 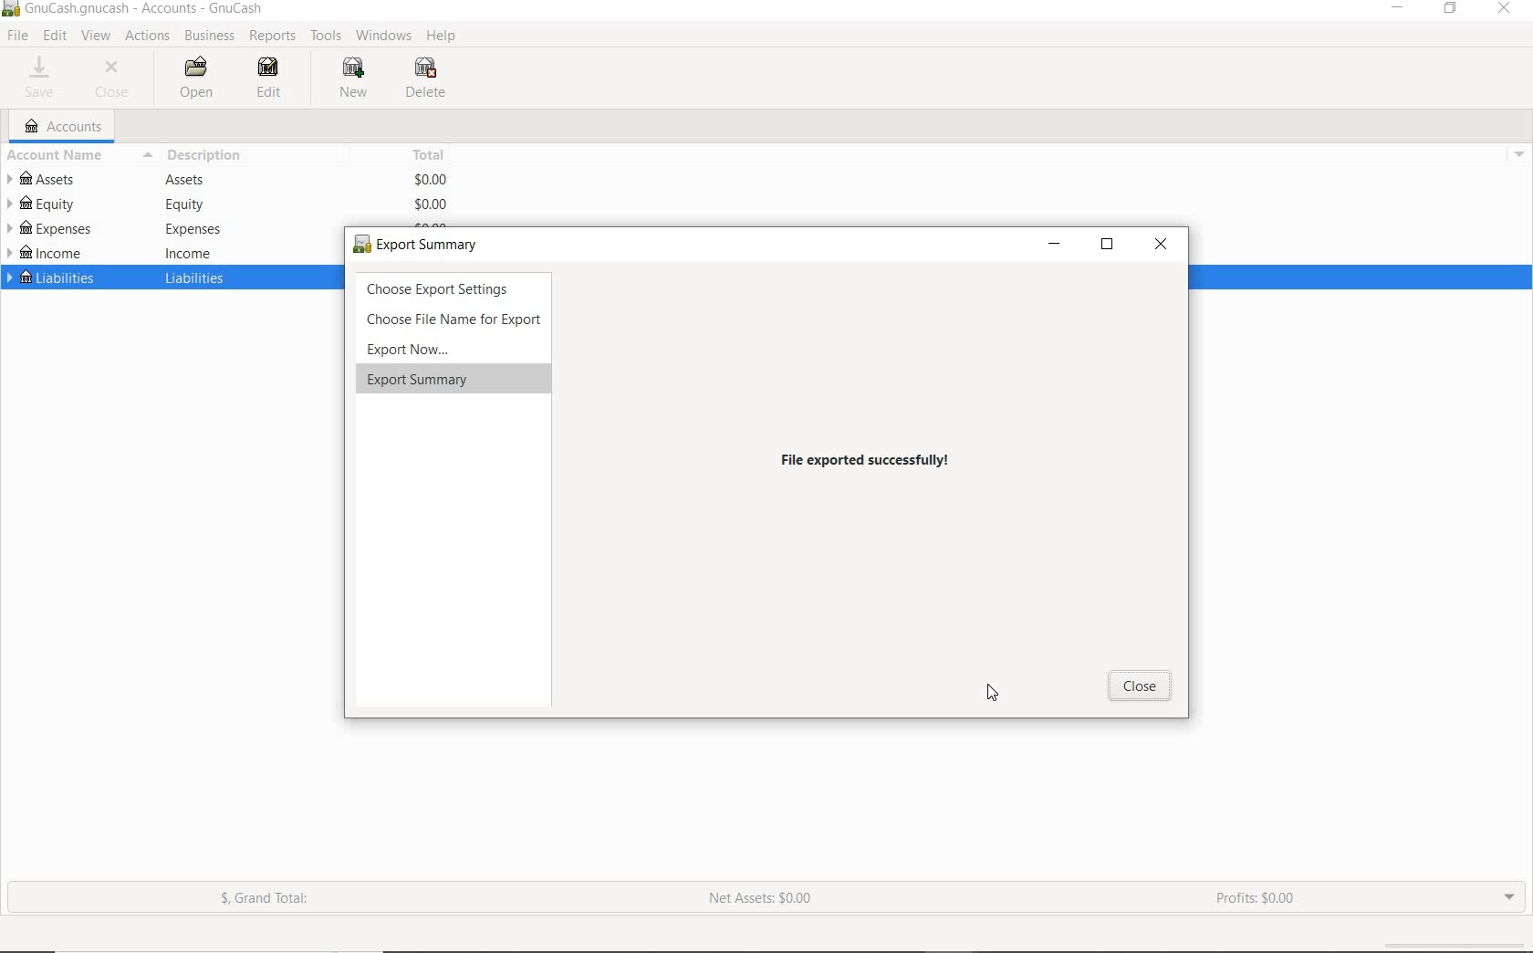 I want to click on DELETE, so click(x=425, y=80).